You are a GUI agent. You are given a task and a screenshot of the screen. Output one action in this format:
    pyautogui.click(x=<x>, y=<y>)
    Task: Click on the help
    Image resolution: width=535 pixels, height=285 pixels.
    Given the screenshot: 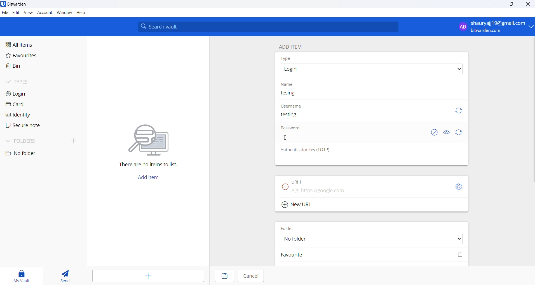 What is the action you would take?
    pyautogui.click(x=85, y=13)
    